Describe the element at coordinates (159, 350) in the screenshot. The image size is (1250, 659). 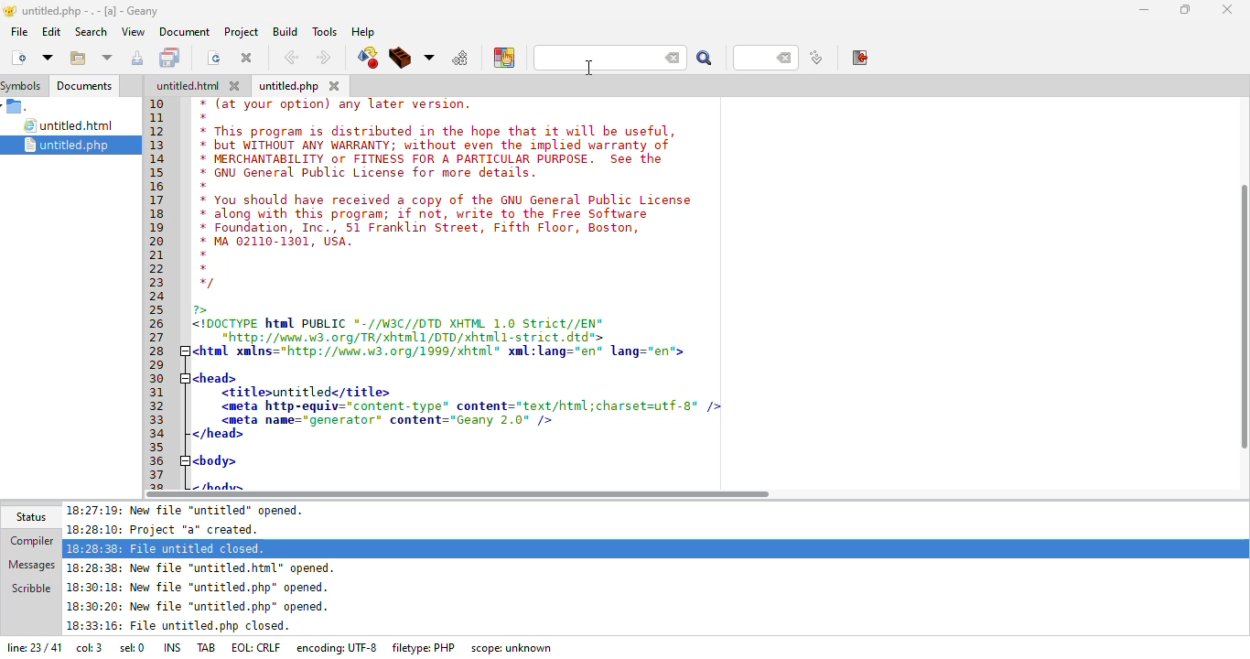
I see `28` at that location.